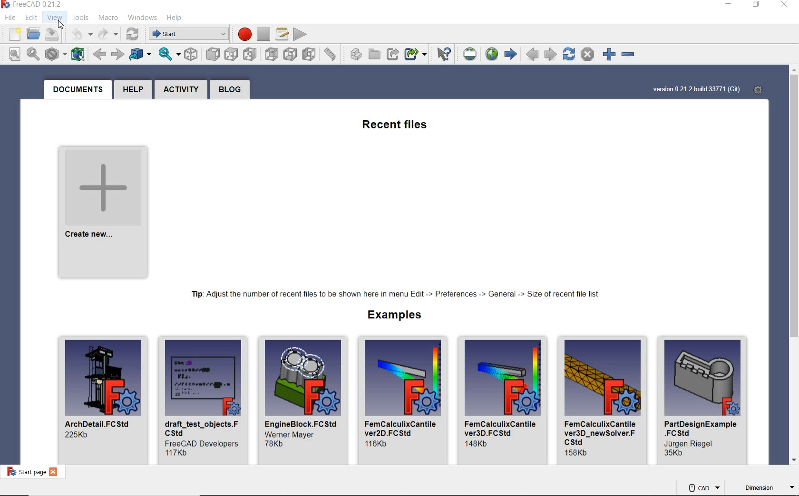 The width and height of the screenshot is (799, 496). I want to click on macro recording, so click(243, 34).